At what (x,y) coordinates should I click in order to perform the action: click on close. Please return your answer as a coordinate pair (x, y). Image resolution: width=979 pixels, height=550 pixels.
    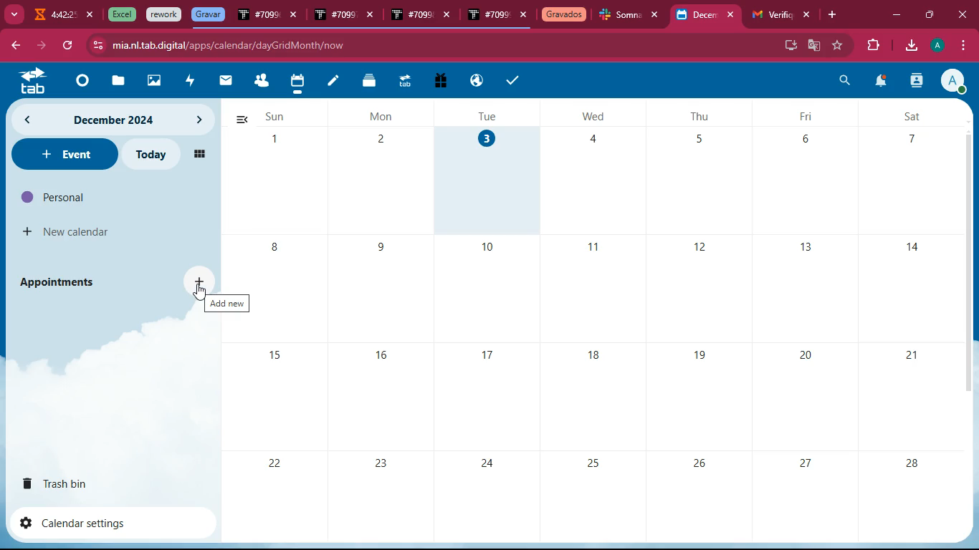
    Looking at the image, I should click on (965, 14).